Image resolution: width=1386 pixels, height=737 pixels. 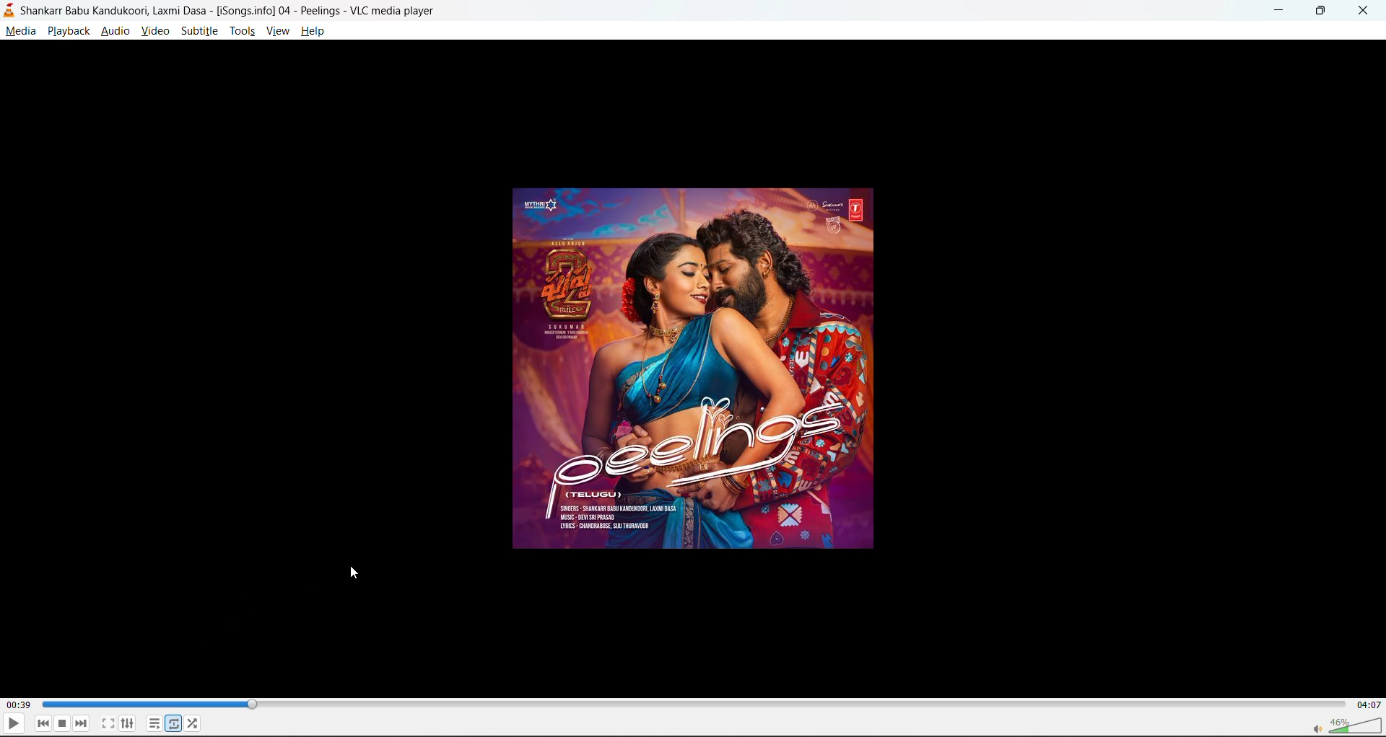 What do you see at coordinates (126, 723) in the screenshot?
I see `settings` at bounding box center [126, 723].